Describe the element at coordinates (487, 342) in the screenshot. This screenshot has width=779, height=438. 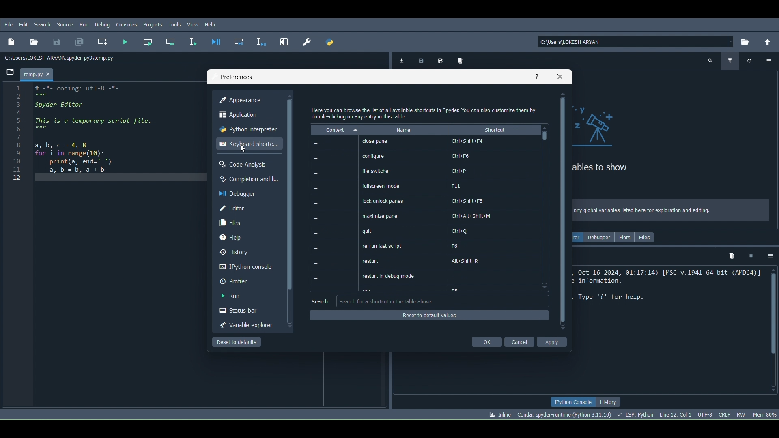
I see `Ok` at that location.